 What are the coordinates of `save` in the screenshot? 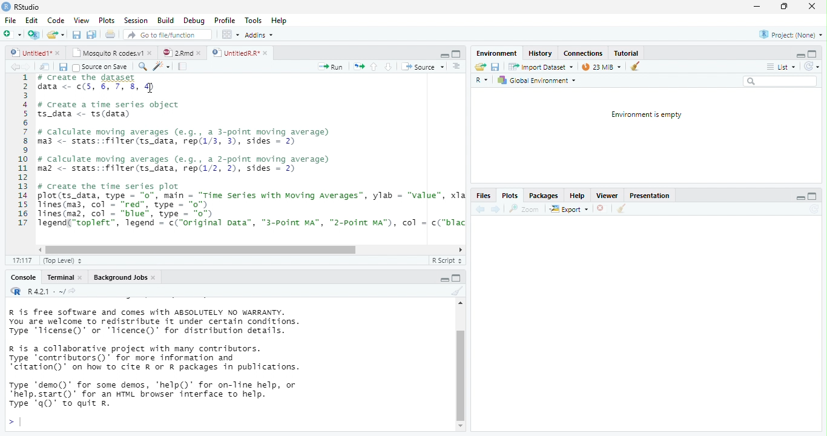 It's located at (62, 67).